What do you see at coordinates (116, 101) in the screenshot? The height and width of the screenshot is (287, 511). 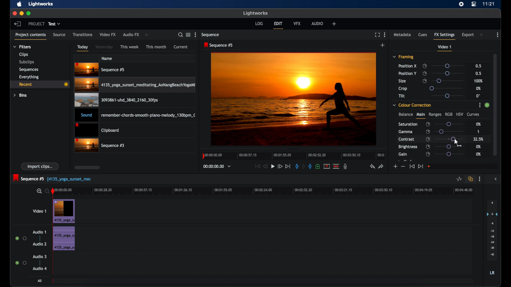 I see `video clip` at bounding box center [116, 101].